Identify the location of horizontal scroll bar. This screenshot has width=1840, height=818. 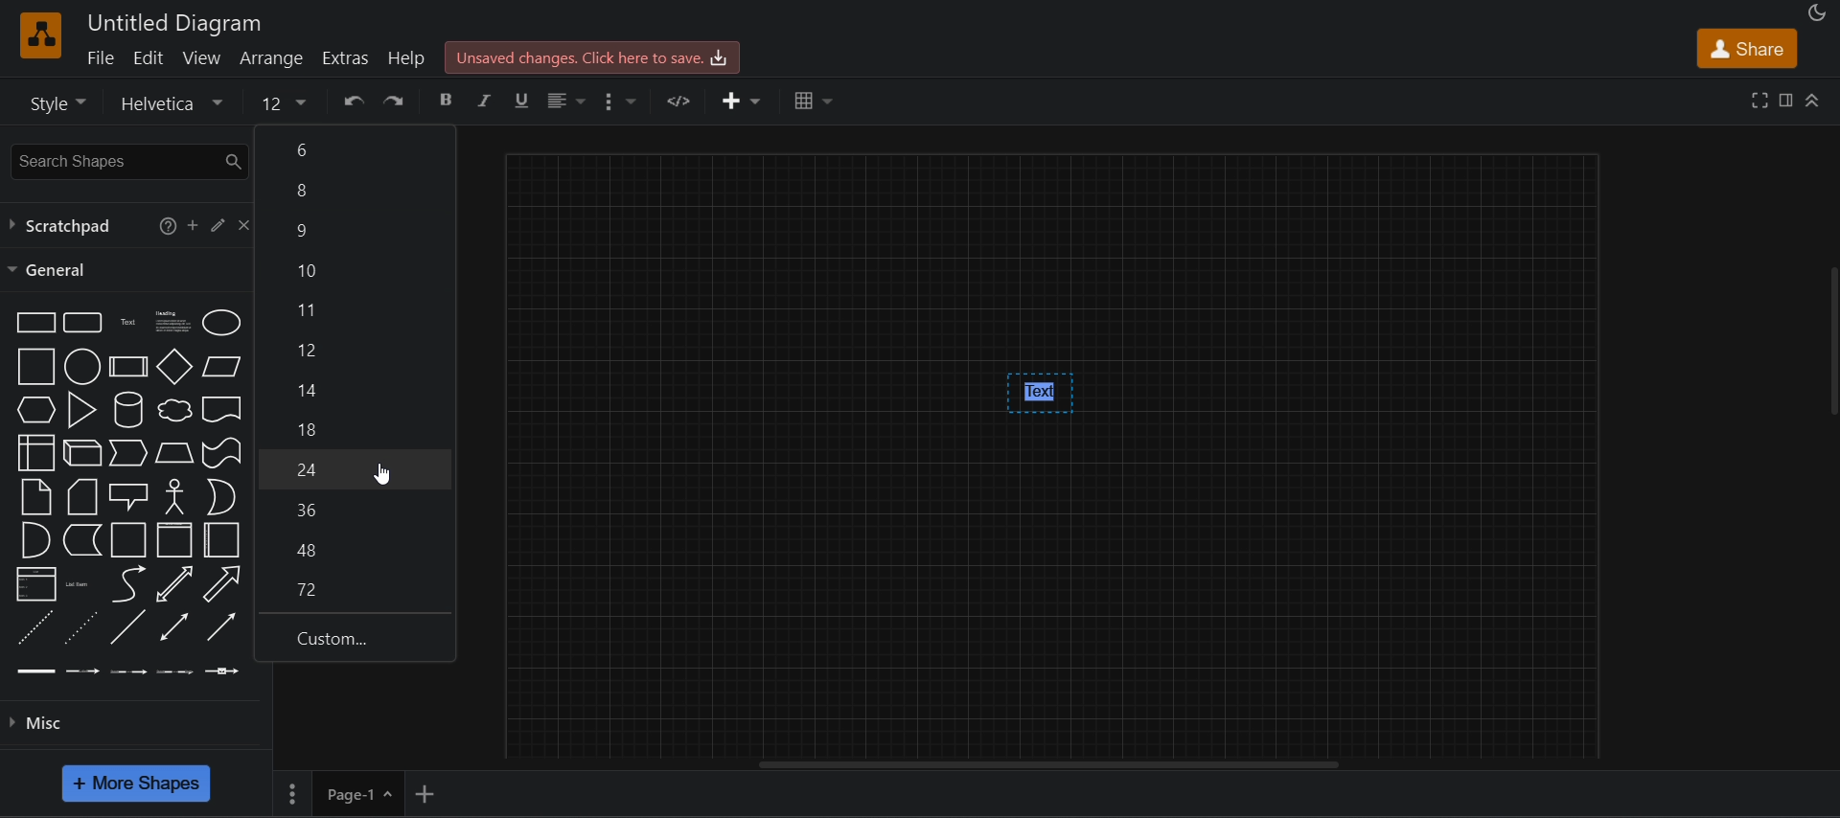
(1046, 764).